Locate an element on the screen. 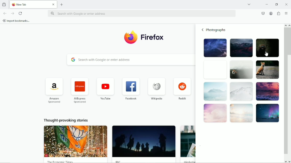 This screenshot has width=291, height=163. scroll down is located at coordinates (285, 161).